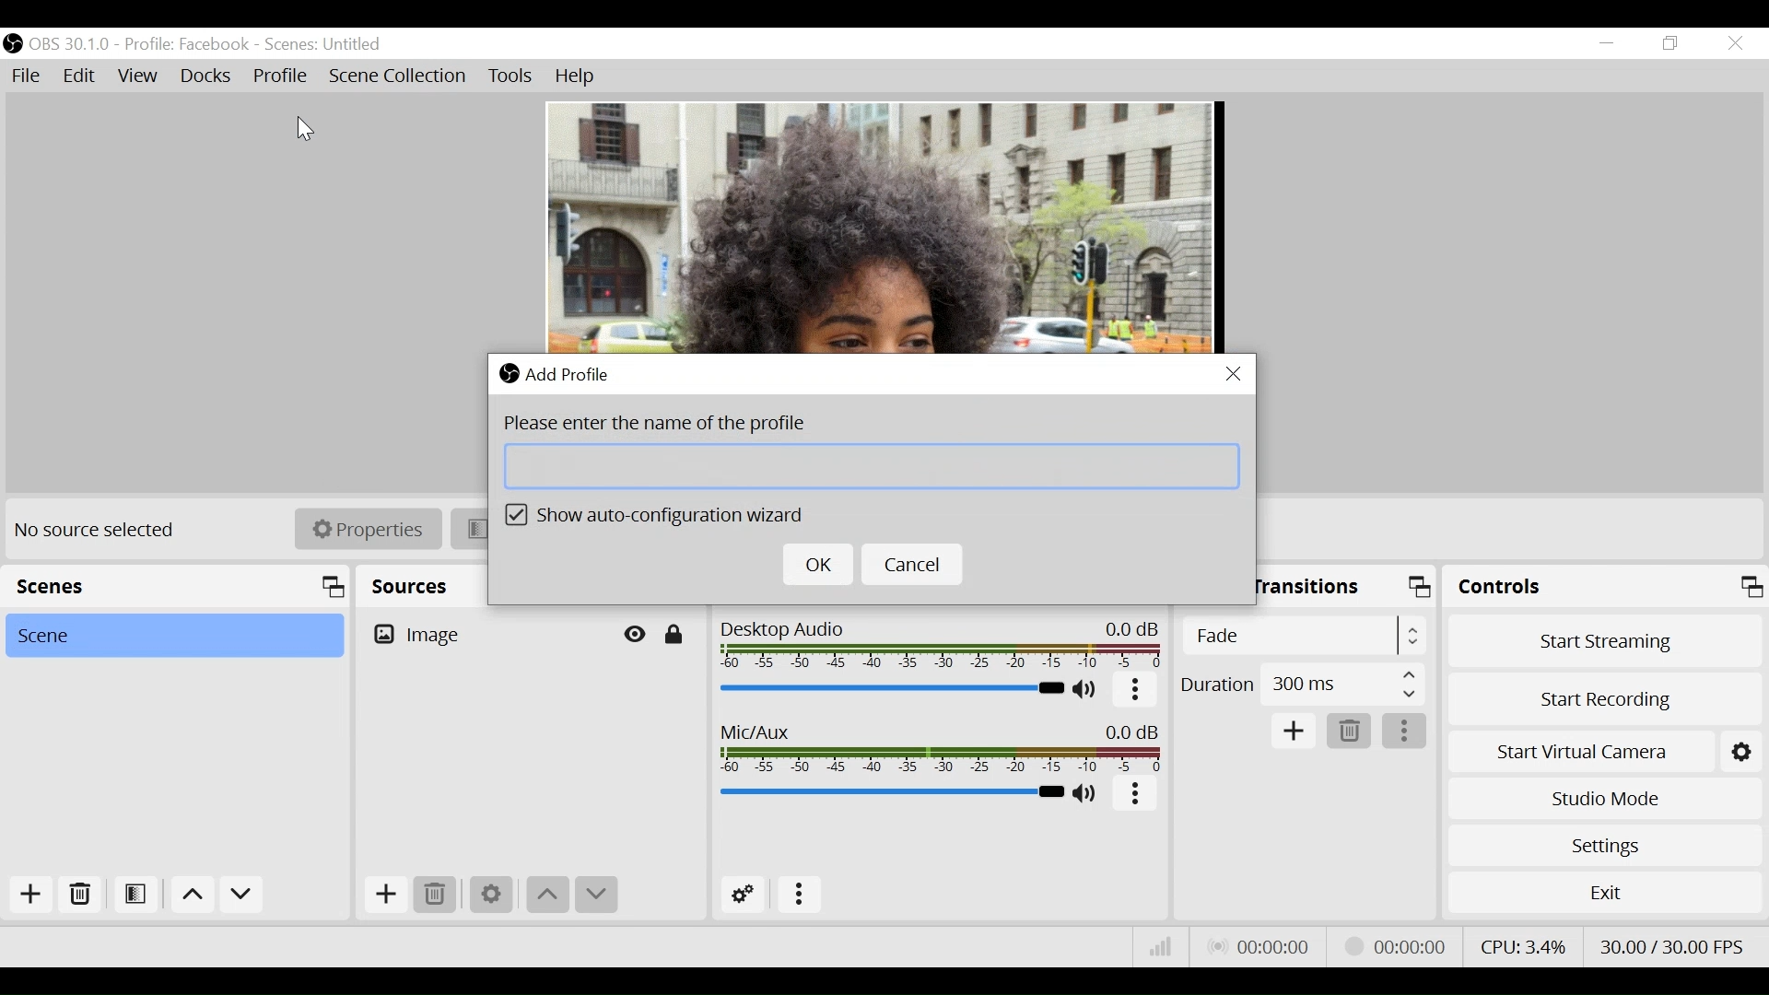  What do you see at coordinates (1671, 943) in the screenshot?
I see `Frame Per Second` at bounding box center [1671, 943].